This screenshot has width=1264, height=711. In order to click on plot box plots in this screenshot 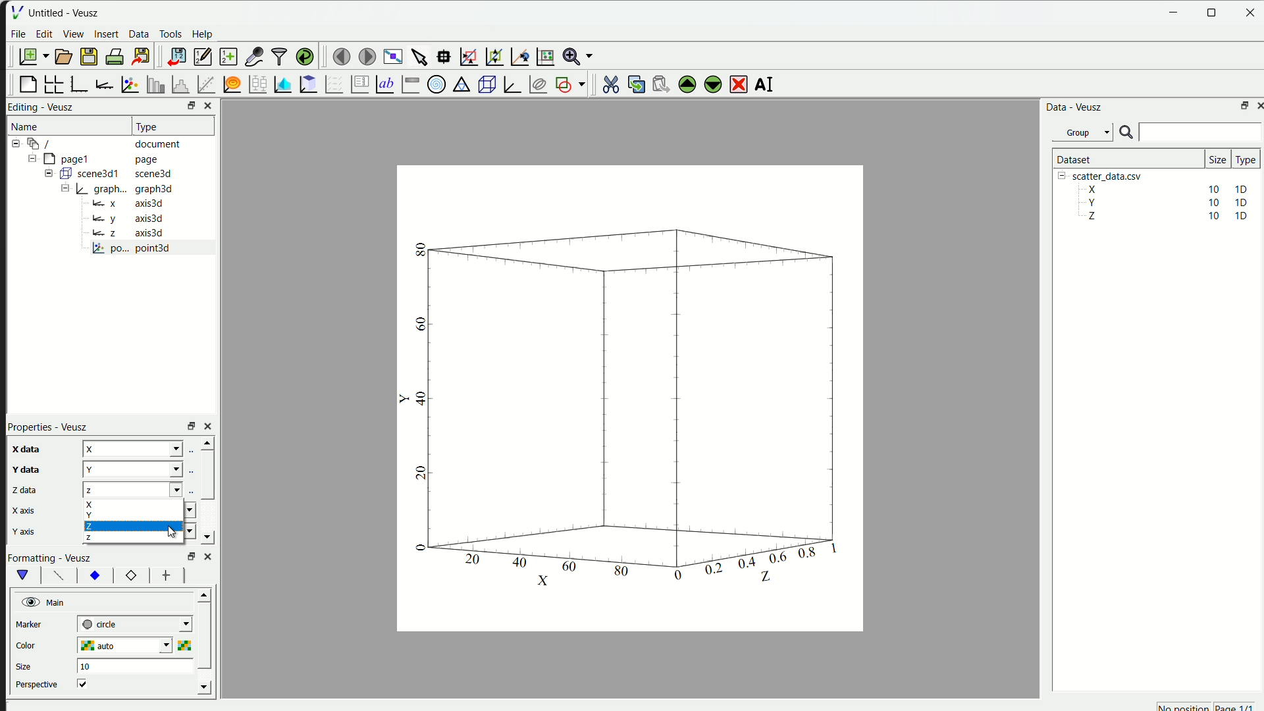, I will do `click(254, 85)`.